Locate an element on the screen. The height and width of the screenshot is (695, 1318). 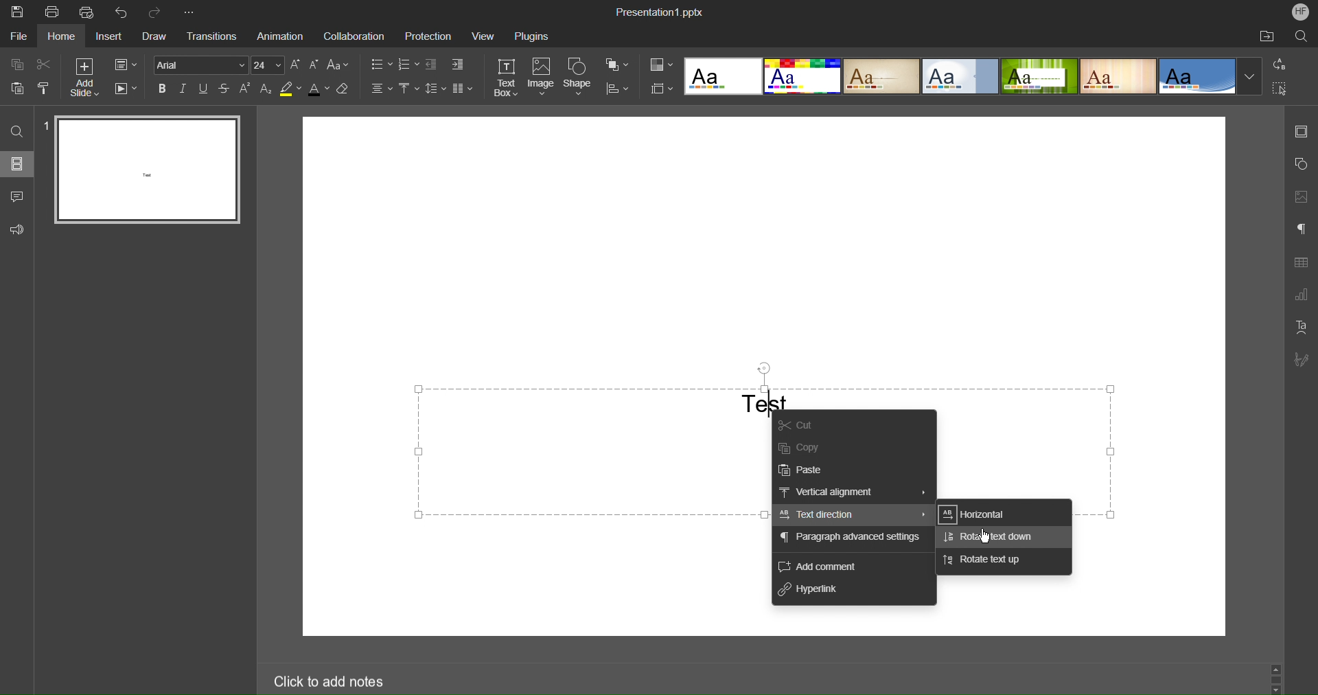
Paragraph advanced settings is located at coordinates (851, 541).